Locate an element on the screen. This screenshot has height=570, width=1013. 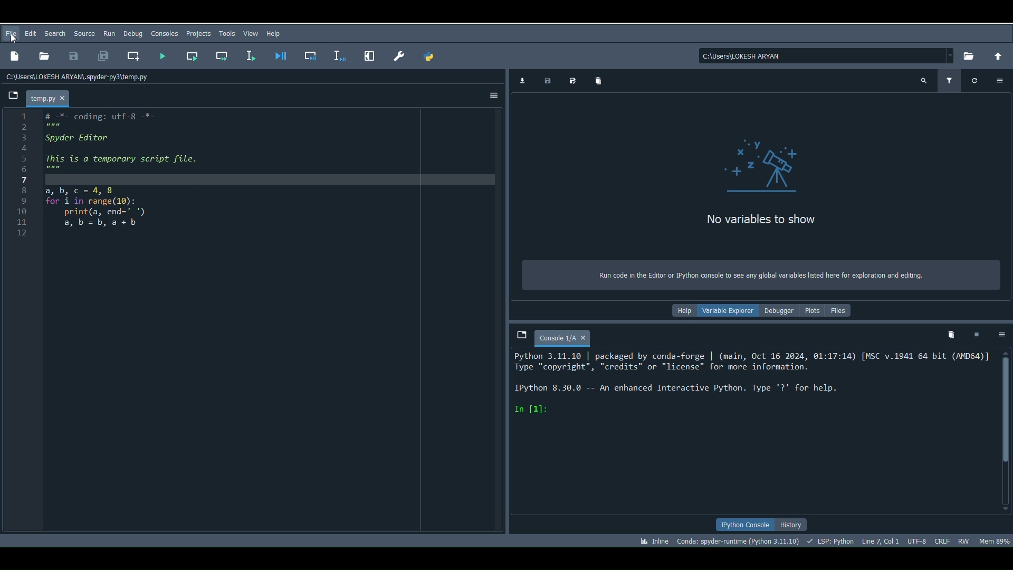
Save data is located at coordinates (547, 80).